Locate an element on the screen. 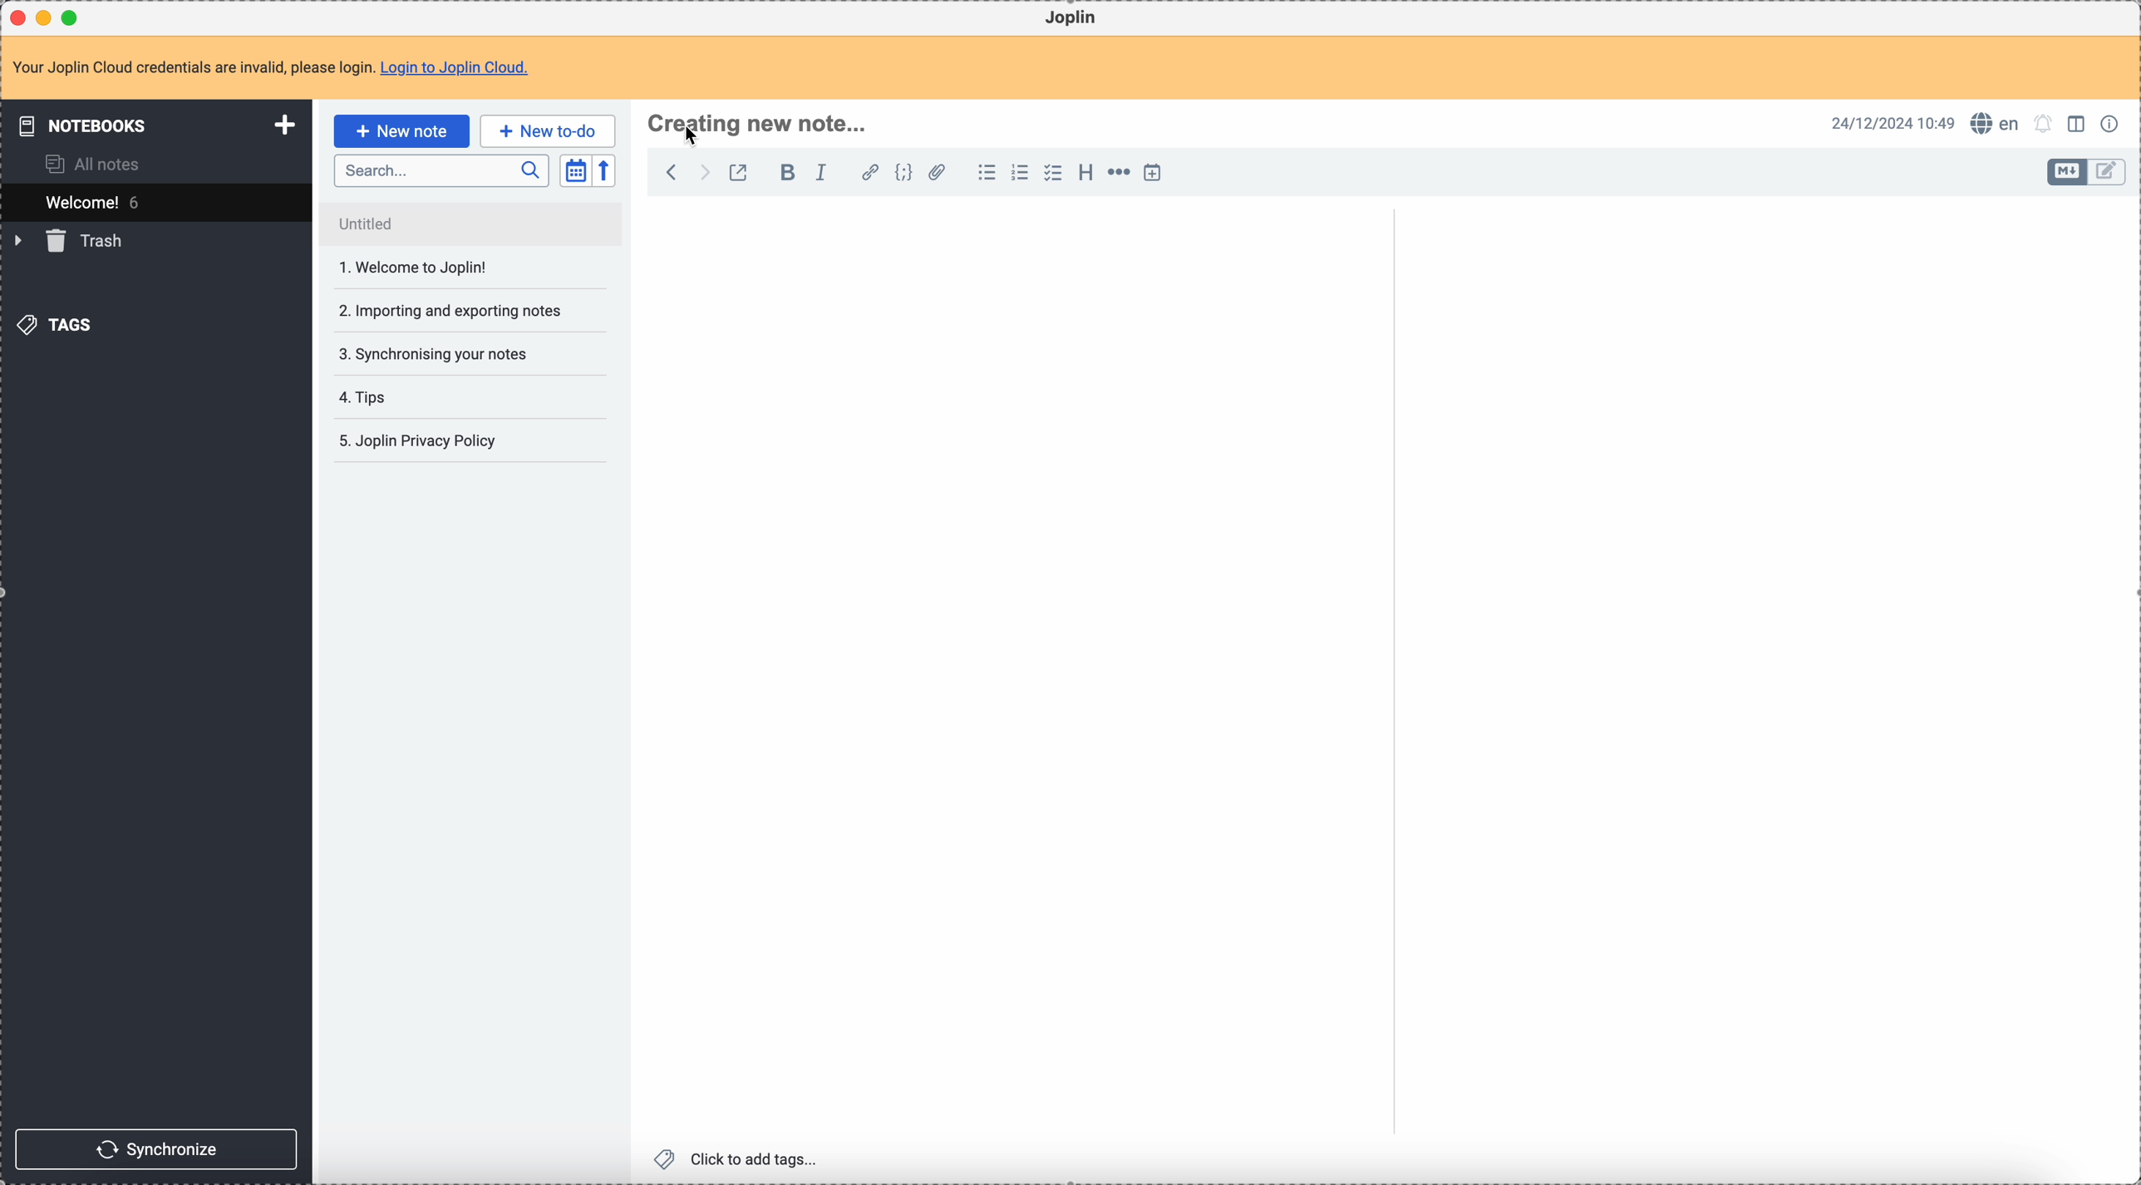 This screenshot has width=2141, height=1185. date and hour is located at coordinates (1892, 123).